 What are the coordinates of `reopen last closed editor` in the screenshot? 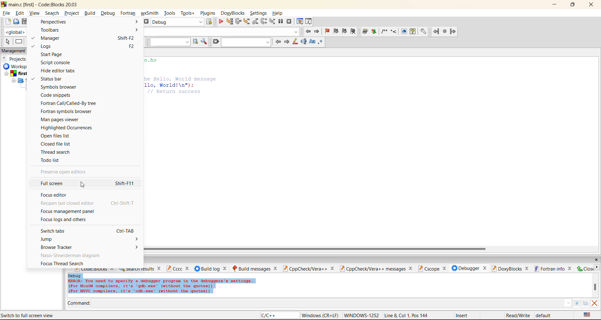 It's located at (89, 204).